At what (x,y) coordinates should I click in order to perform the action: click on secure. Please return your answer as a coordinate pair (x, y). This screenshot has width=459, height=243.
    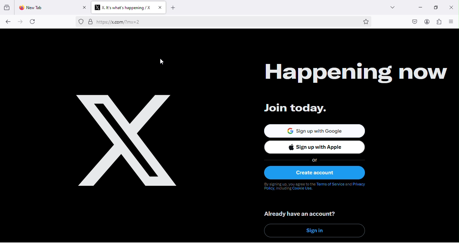
    Looking at the image, I should click on (90, 22).